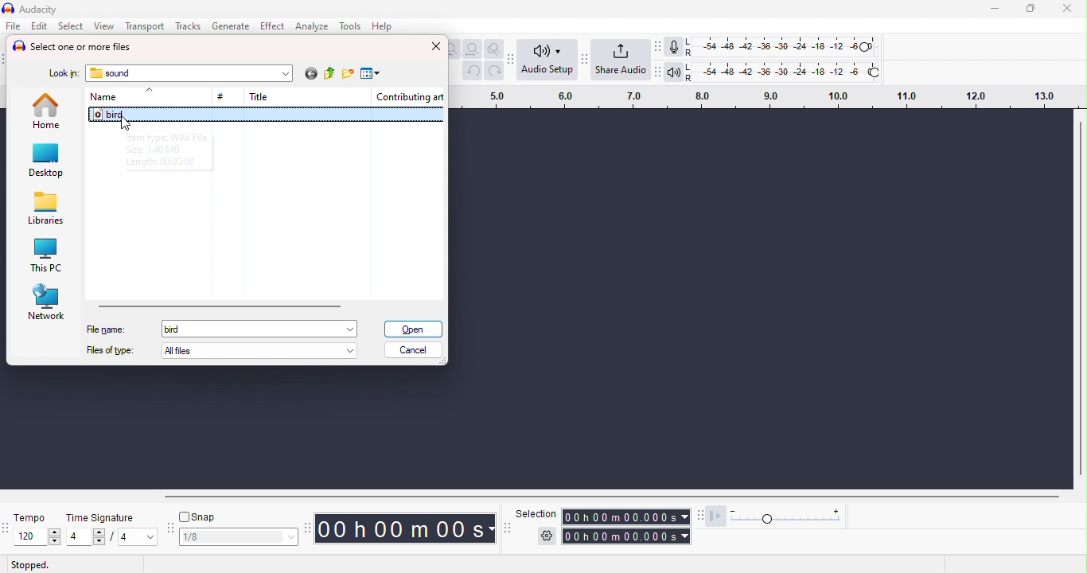 The image size is (1087, 573). What do you see at coordinates (263, 350) in the screenshot?
I see `all files` at bounding box center [263, 350].